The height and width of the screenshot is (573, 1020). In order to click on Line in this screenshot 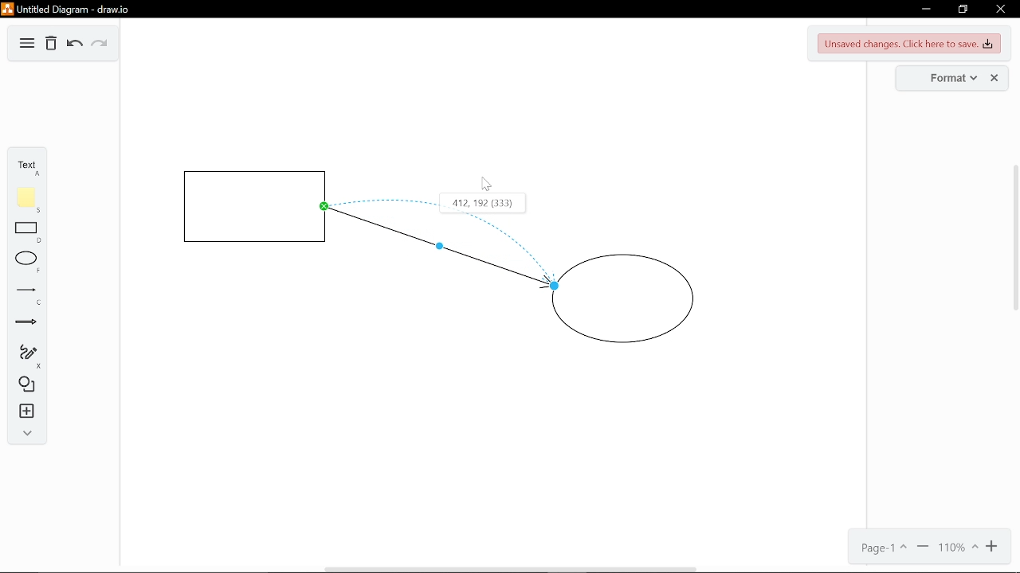, I will do `click(24, 295)`.